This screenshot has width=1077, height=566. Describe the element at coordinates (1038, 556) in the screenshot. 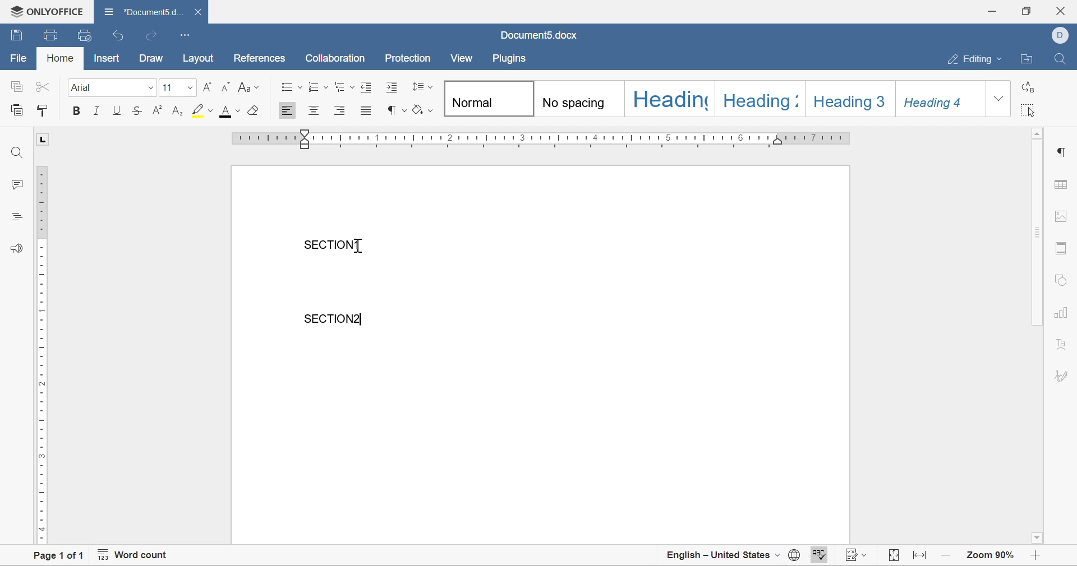

I see `zoom out` at that location.